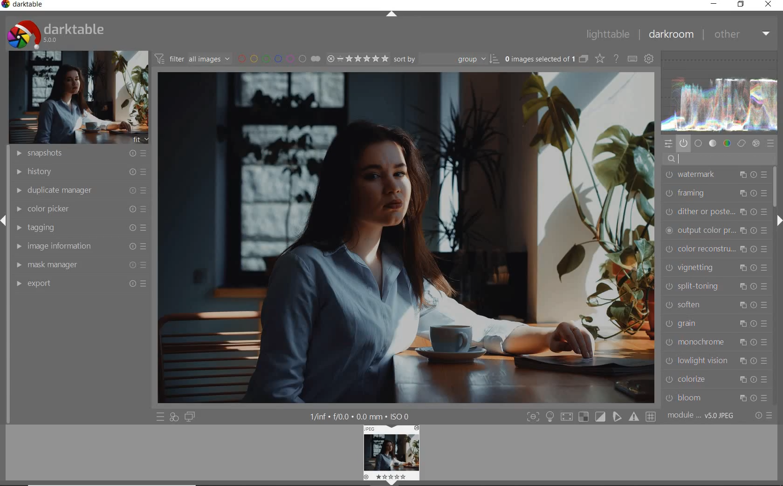  I want to click on display a second darkroom image widow, so click(192, 418).